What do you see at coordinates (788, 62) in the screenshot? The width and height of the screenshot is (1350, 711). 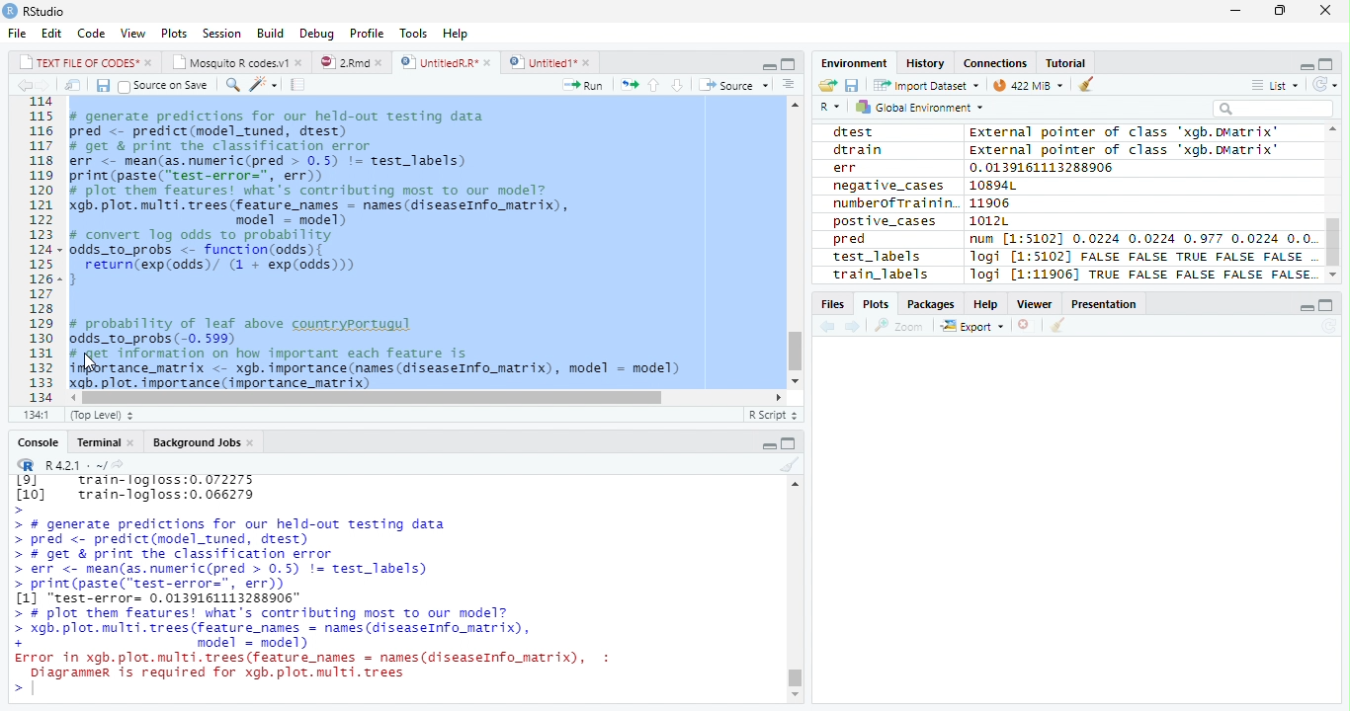 I see `Maximize` at bounding box center [788, 62].